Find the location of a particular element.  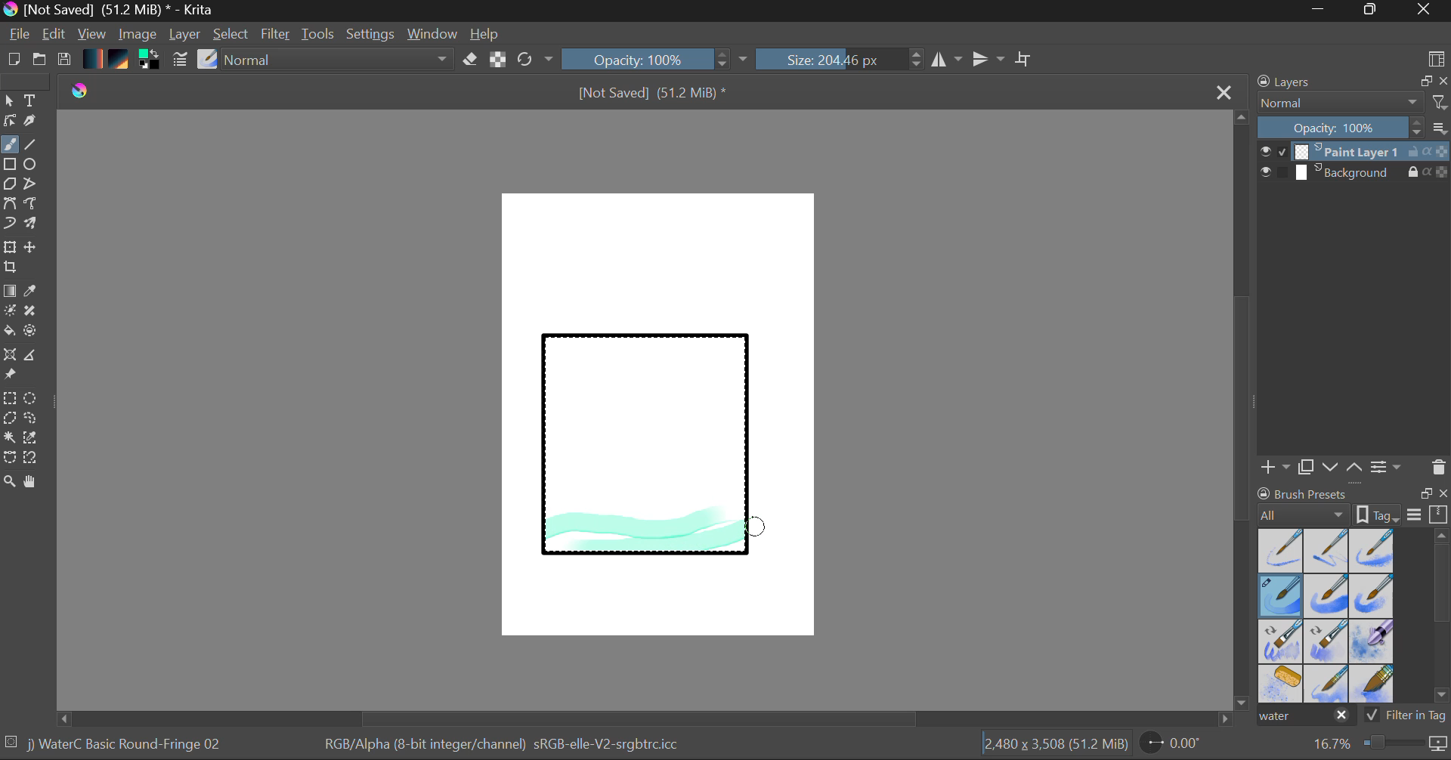

Freehand Selection is located at coordinates (31, 420).